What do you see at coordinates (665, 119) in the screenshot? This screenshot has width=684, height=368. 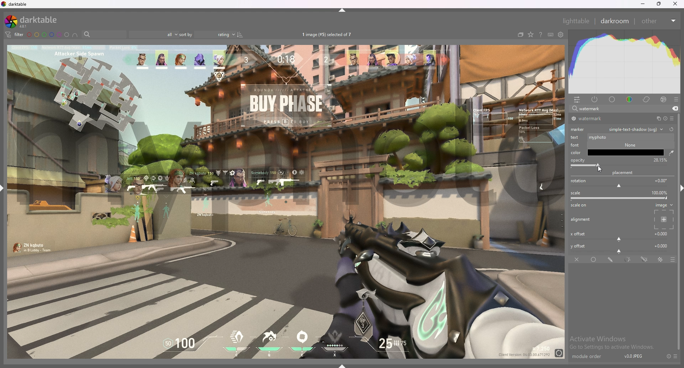 I see `reset` at bounding box center [665, 119].